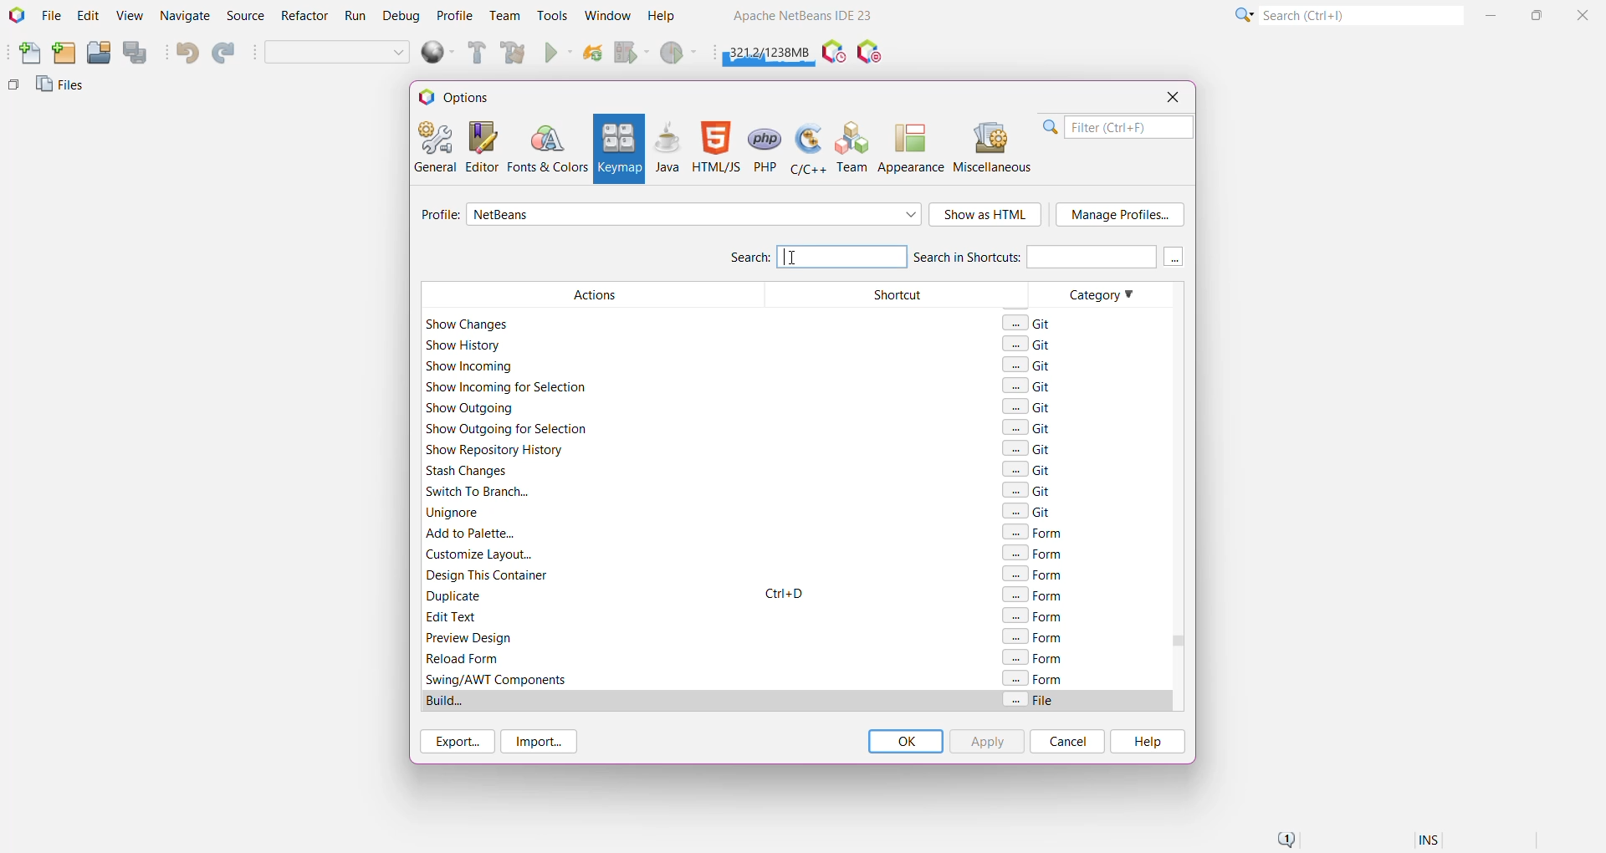 Image resolution: width=1606 pixels, height=853 pixels. What do you see at coordinates (1094, 498) in the screenshot?
I see `Category` at bounding box center [1094, 498].